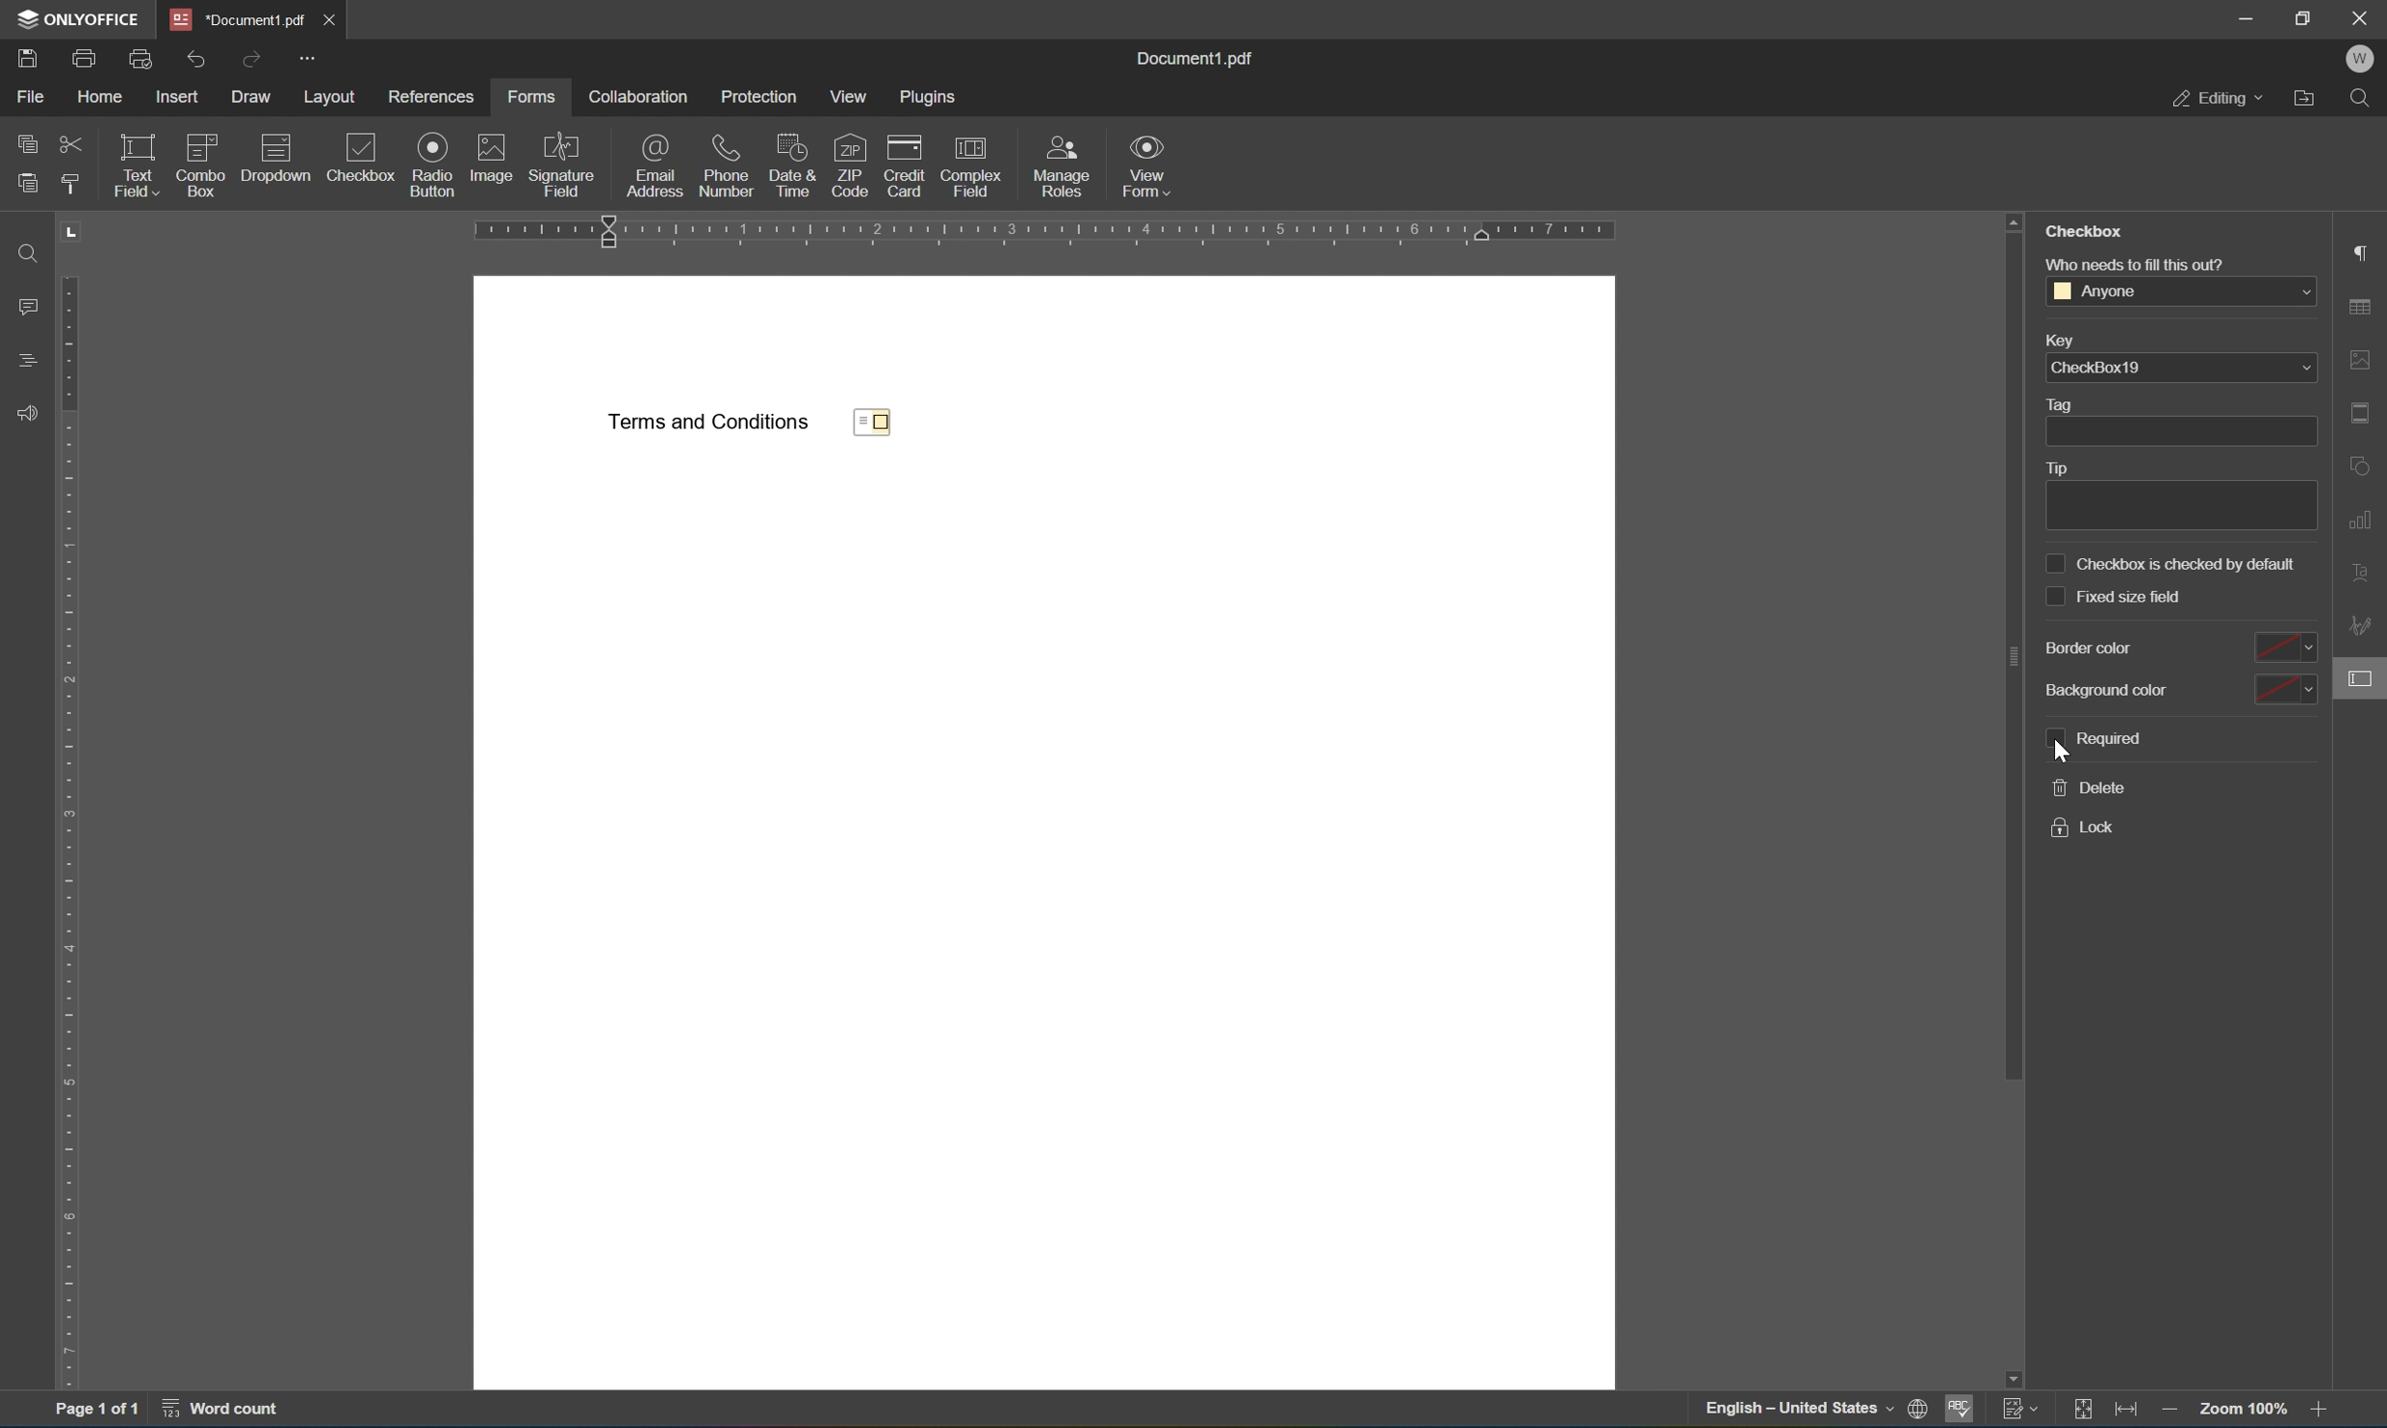 This screenshot has width=2387, height=1428. Describe the element at coordinates (2174, 1412) in the screenshot. I see `zoom out` at that location.